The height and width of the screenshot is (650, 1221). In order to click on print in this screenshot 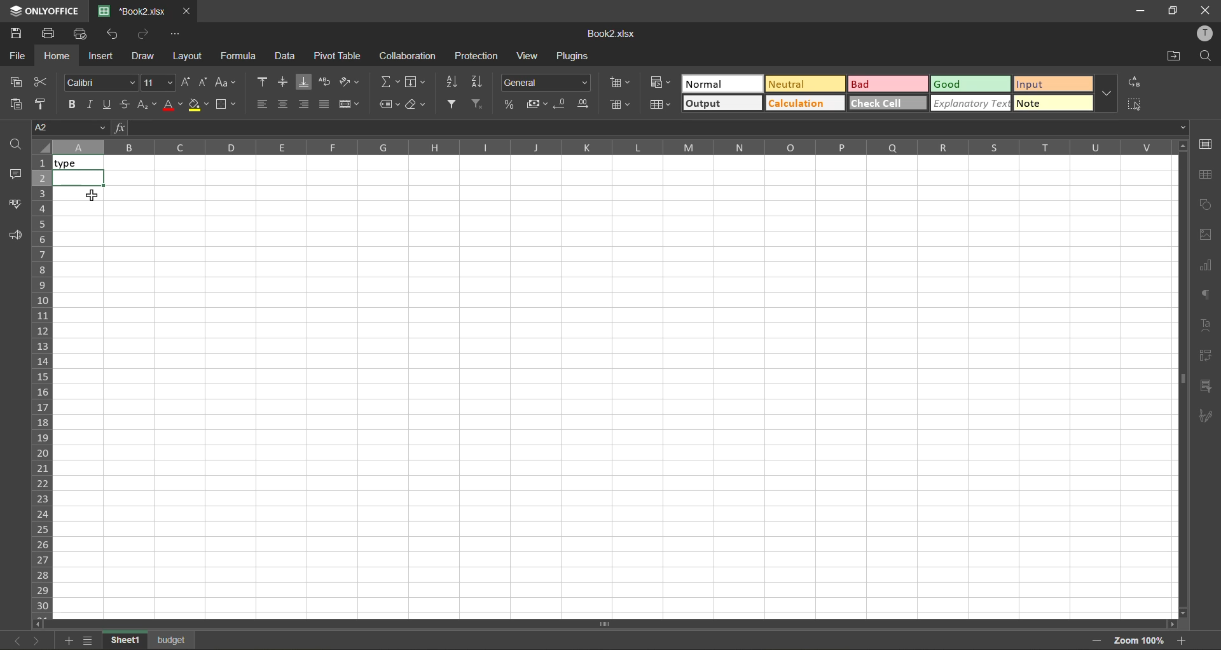, I will do `click(46, 35)`.